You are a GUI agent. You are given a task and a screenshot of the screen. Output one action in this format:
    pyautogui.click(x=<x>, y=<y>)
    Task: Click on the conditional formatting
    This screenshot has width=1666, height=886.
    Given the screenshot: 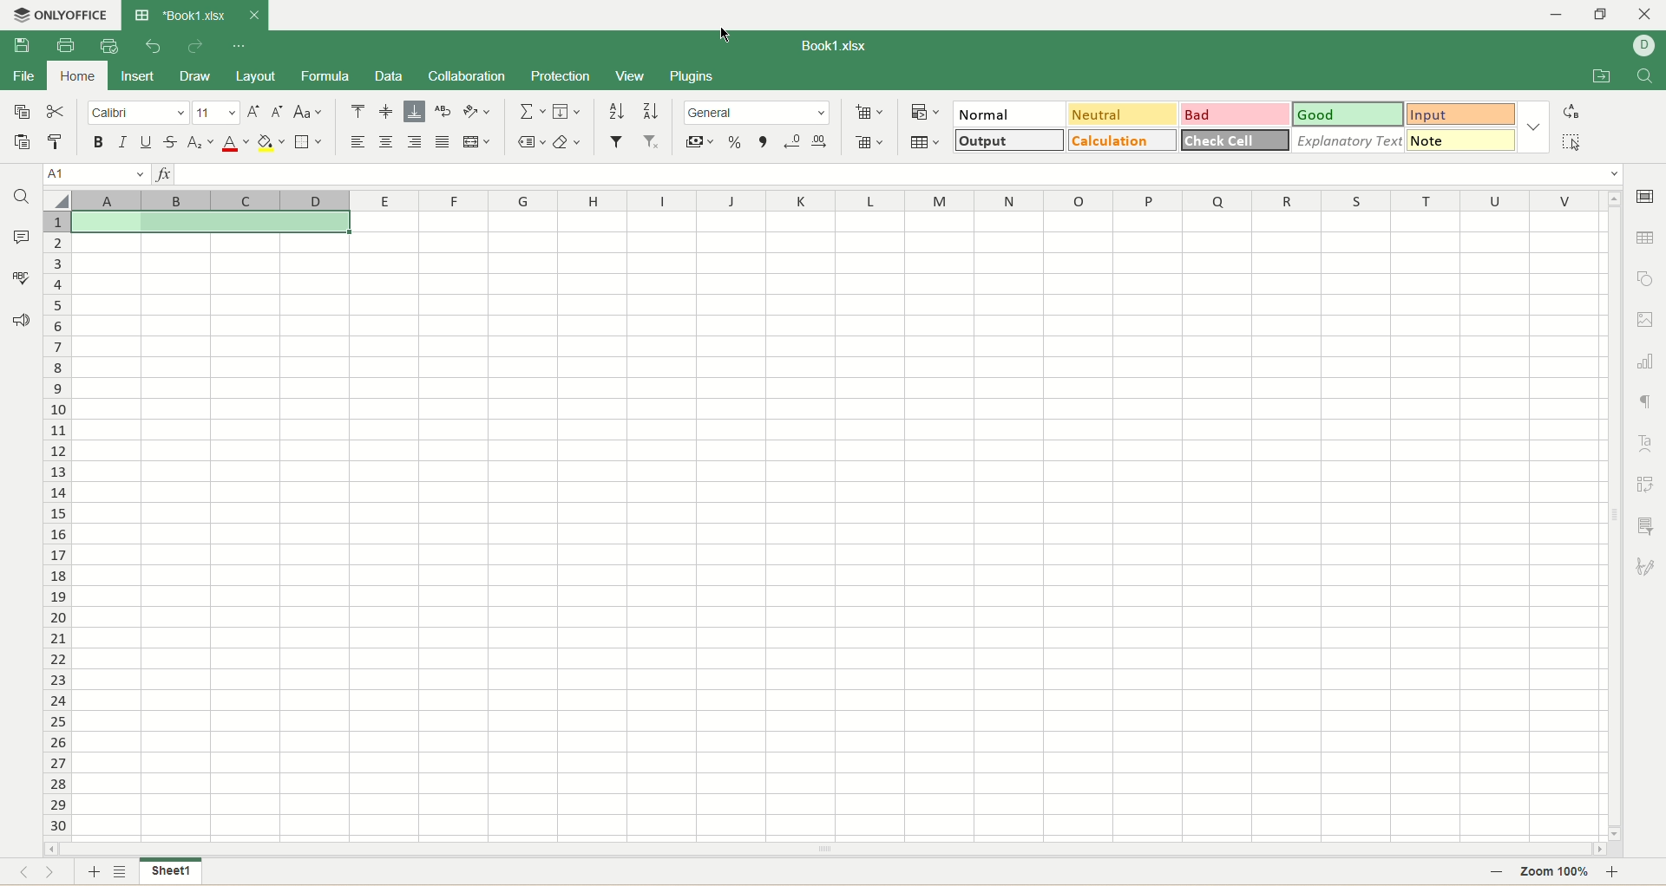 What is the action you would take?
    pyautogui.click(x=923, y=111)
    